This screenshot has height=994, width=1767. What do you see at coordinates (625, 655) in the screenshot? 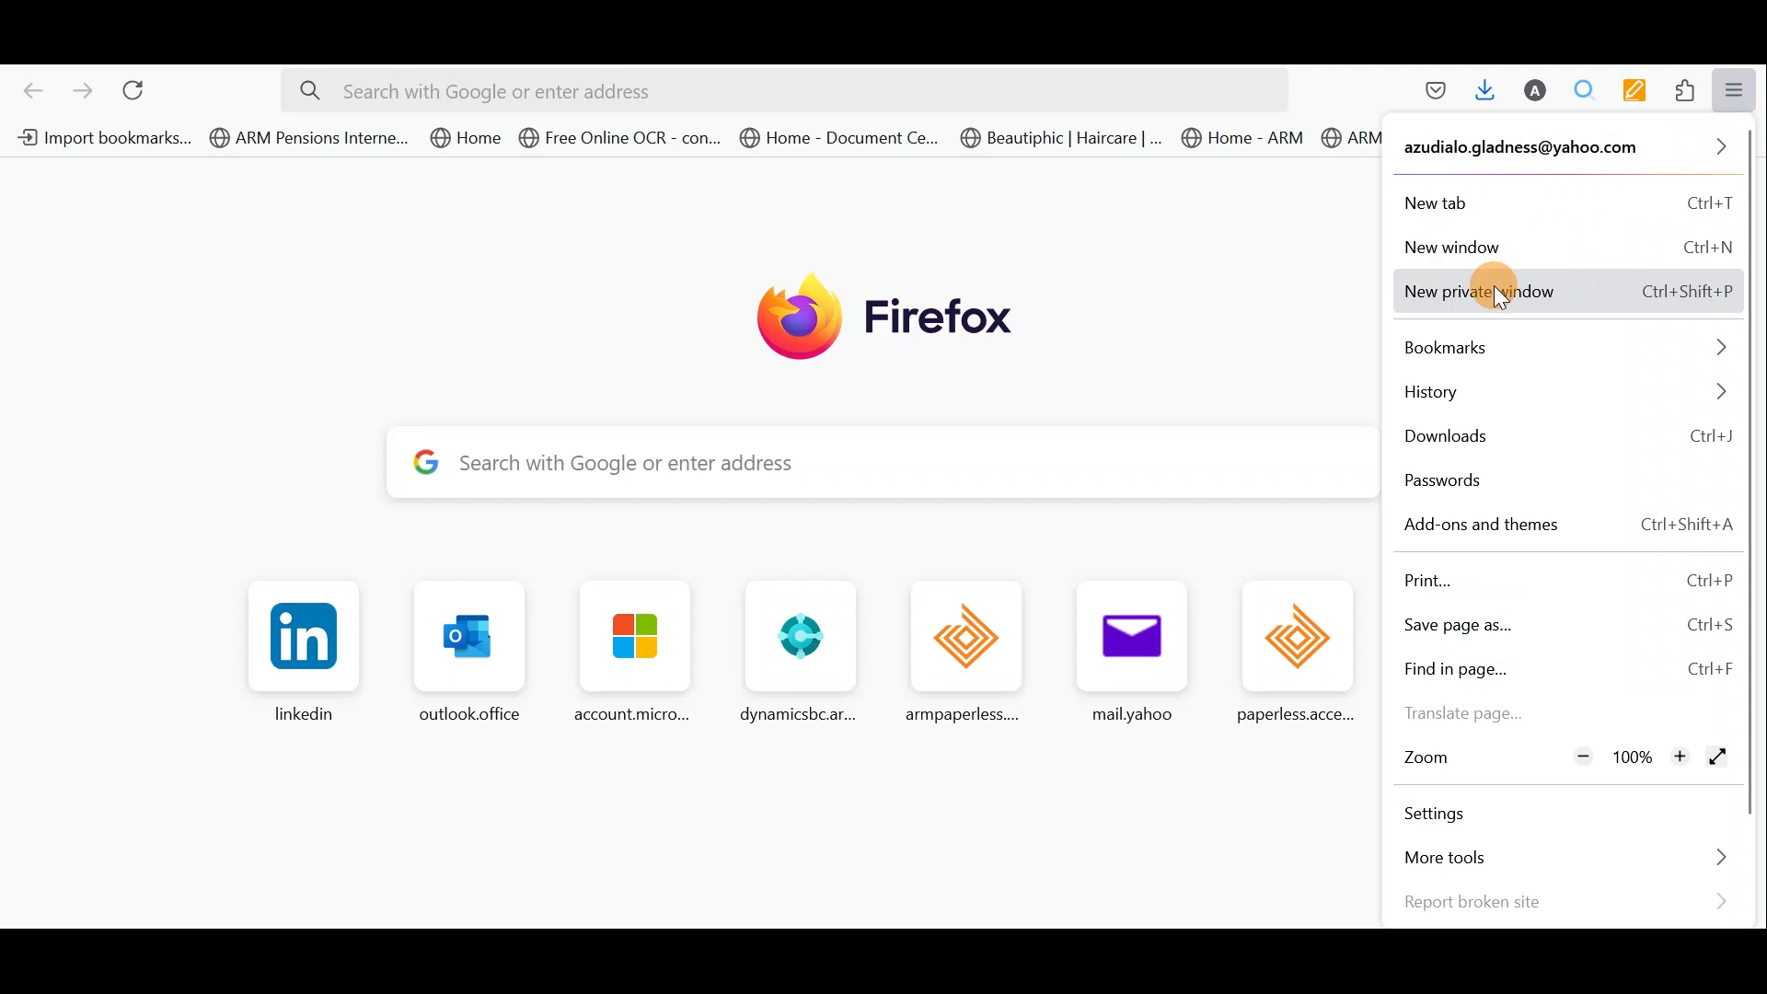
I see `account.micro...` at bounding box center [625, 655].